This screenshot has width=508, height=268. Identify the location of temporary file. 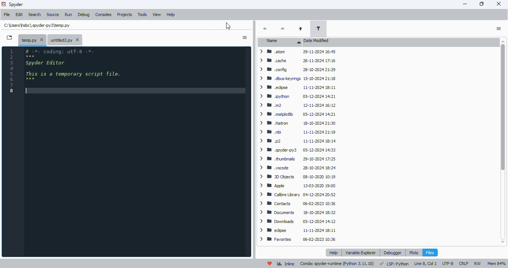
(29, 40).